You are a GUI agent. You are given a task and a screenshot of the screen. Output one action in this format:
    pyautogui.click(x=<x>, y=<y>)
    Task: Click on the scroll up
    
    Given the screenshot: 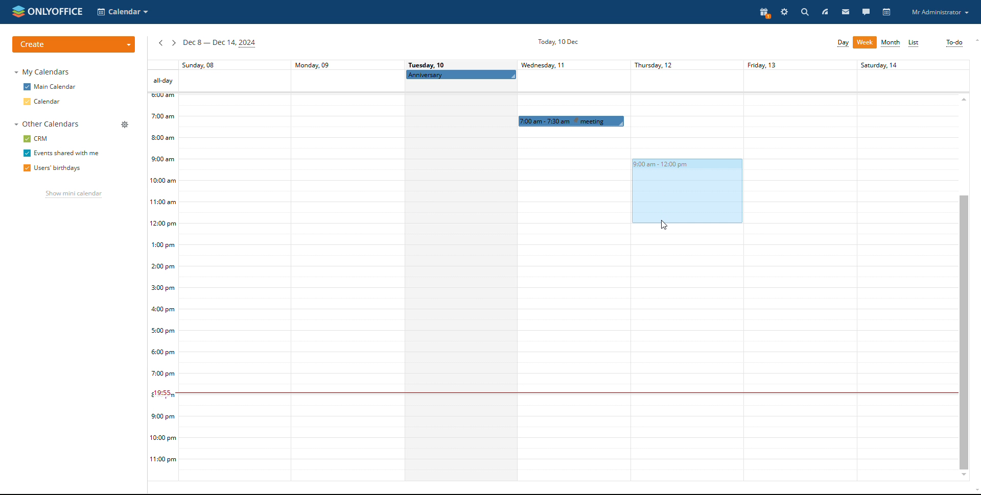 What is the action you would take?
    pyautogui.click(x=964, y=98)
    